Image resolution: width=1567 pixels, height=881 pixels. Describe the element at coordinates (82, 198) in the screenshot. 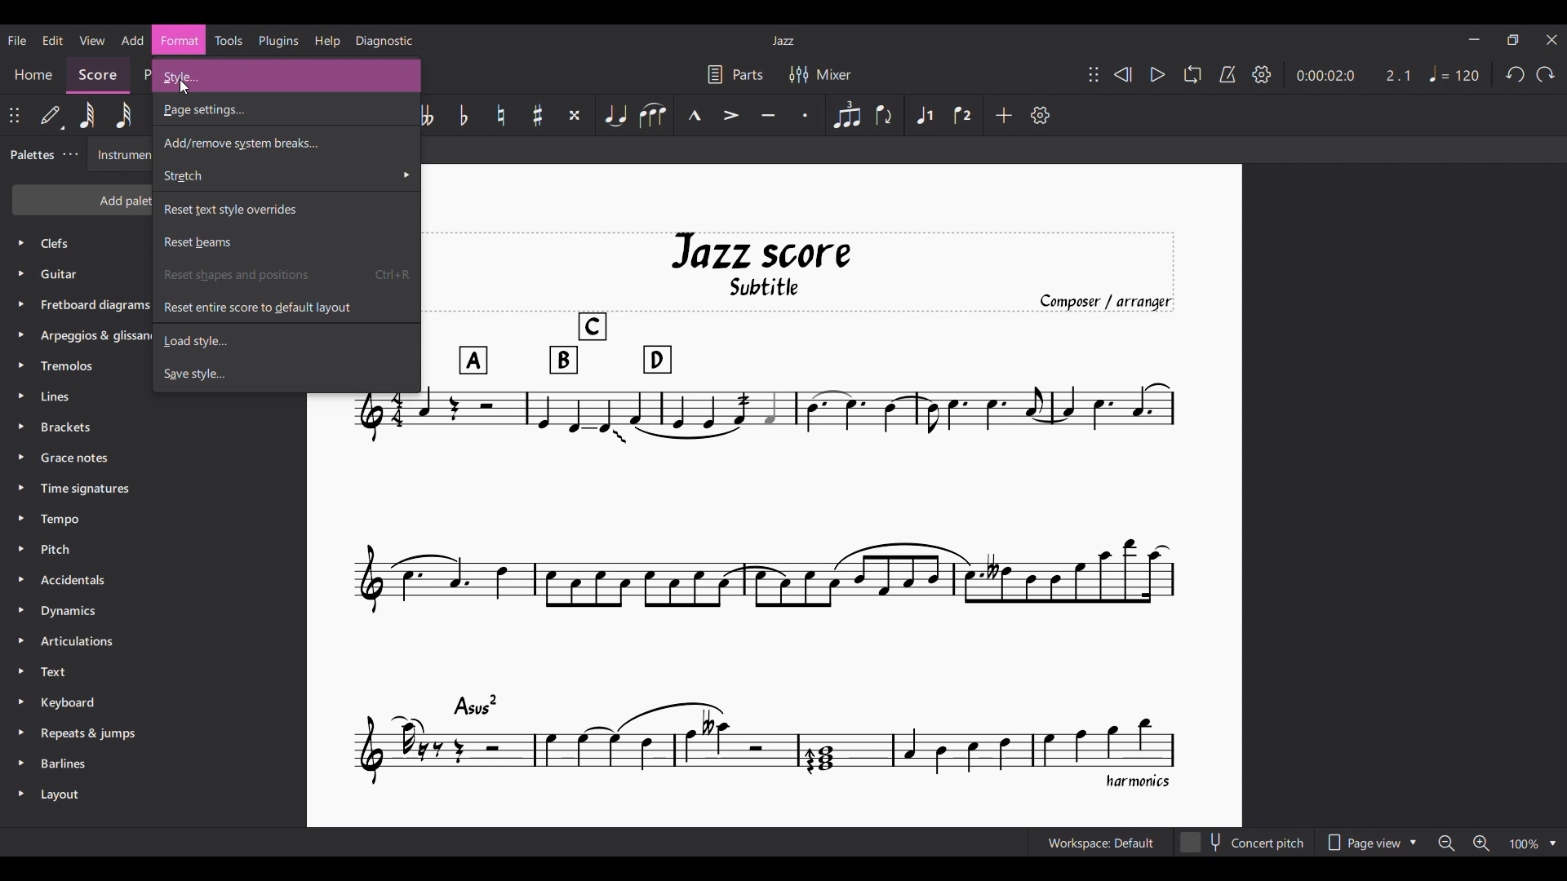

I see `Add palettes` at that location.